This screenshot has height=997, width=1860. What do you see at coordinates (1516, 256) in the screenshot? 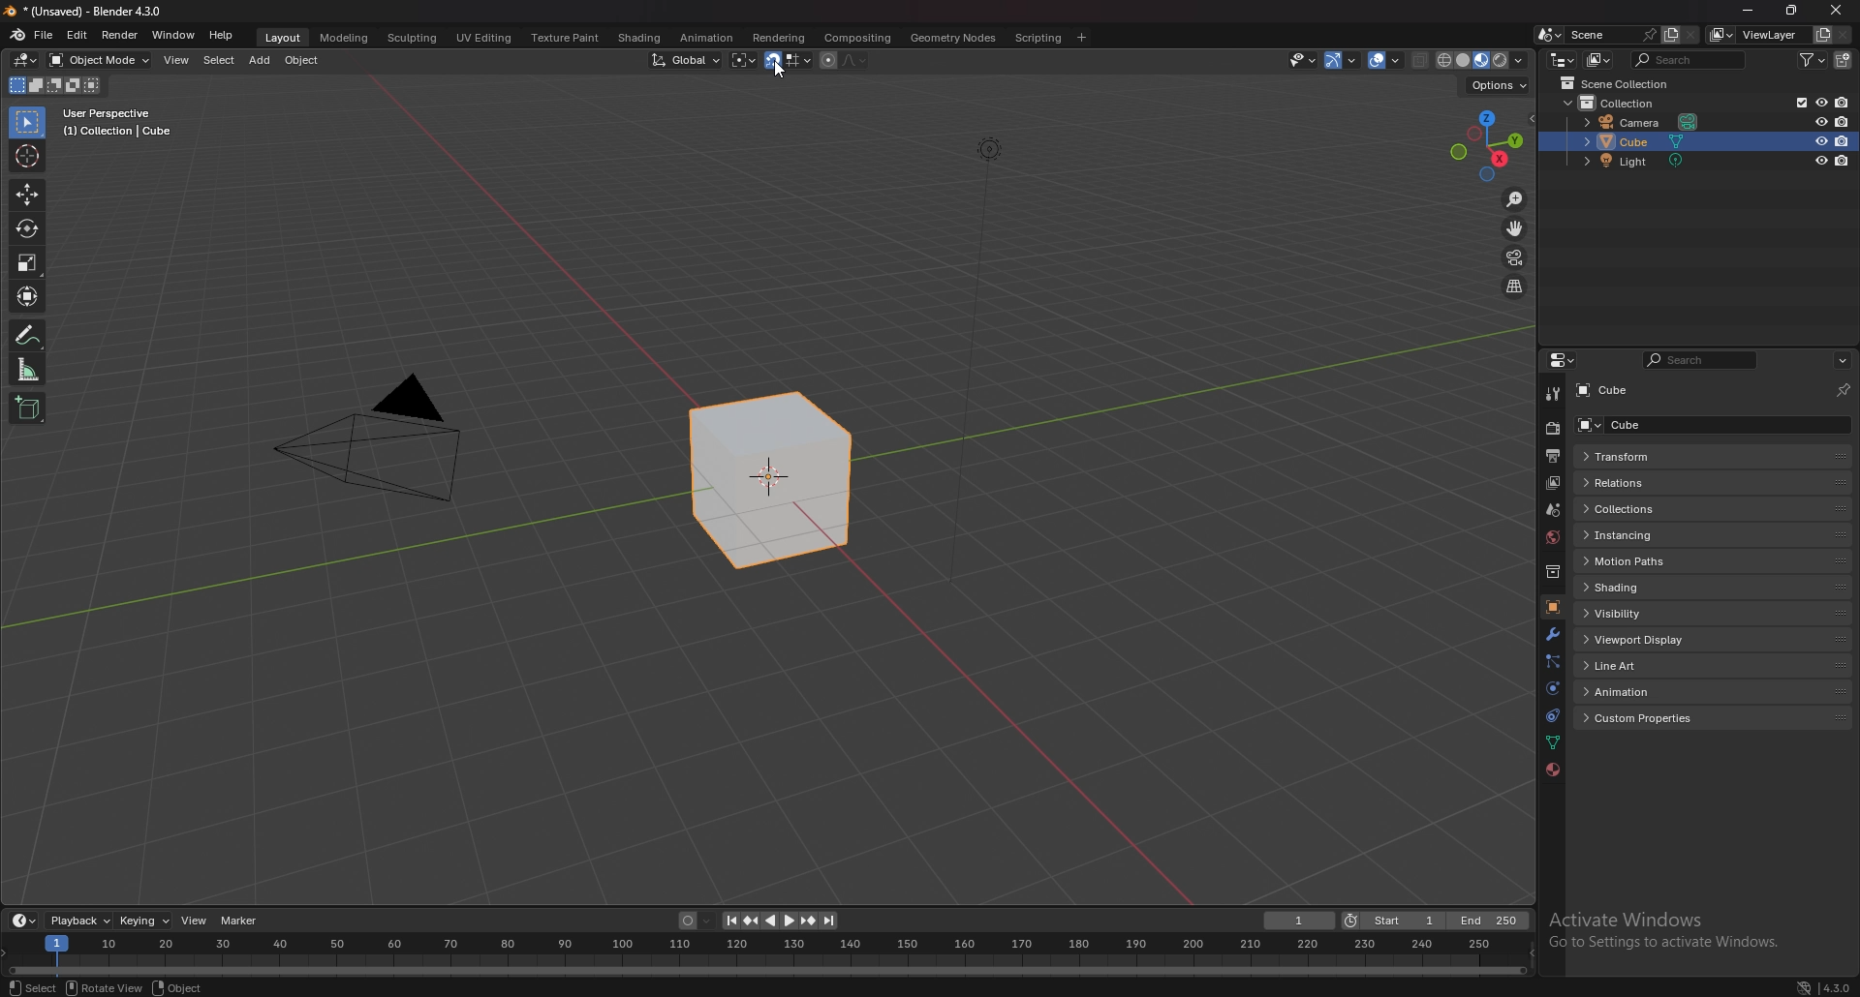
I see `camera view` at bounding box center [1516, 256].